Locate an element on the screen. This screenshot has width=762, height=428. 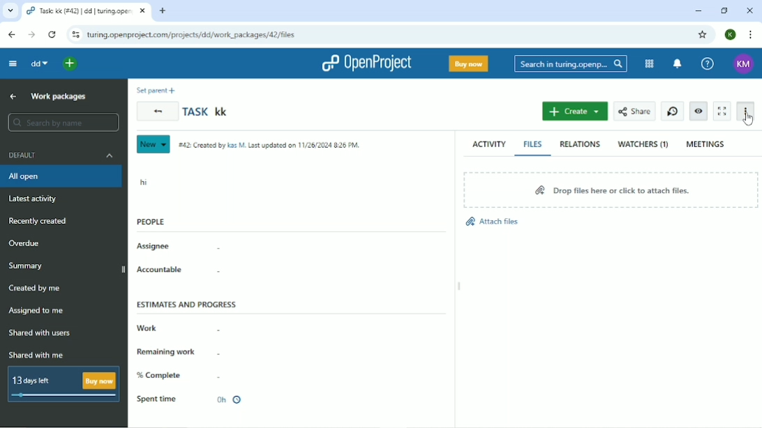
Close is located at coordinates (749, 10).